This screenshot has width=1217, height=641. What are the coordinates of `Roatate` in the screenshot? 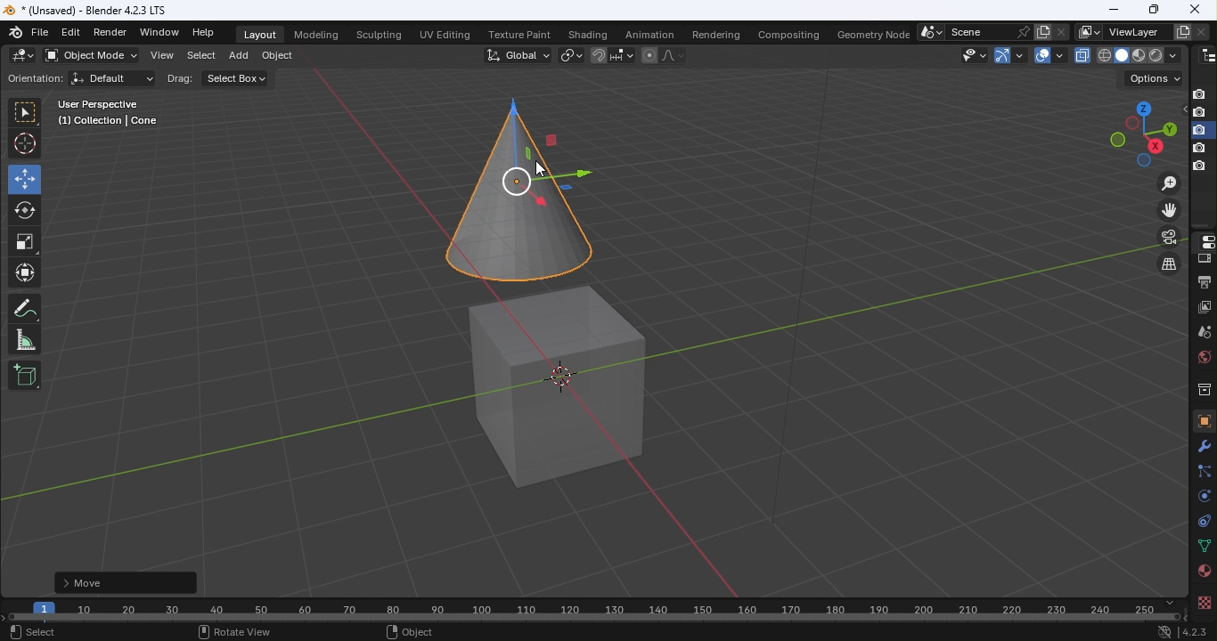 It's located at (25, 208).